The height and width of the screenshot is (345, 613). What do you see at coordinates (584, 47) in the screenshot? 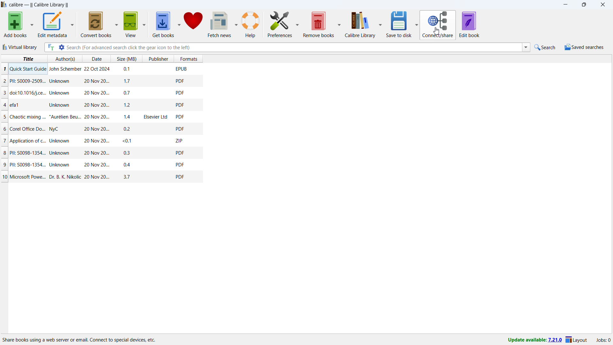
I see `saved searches` at bounding box center [584, 47].